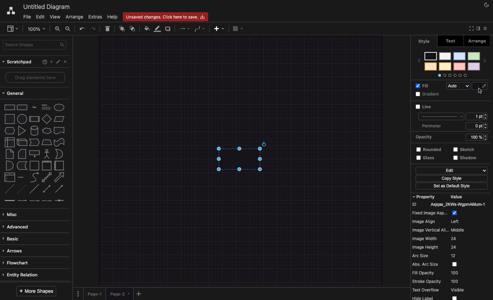 Image resolution: width=493 pixels, height=300 pixels. Describe the element at coordinates (22, 153) in the screenshot. I see `card` at that location.